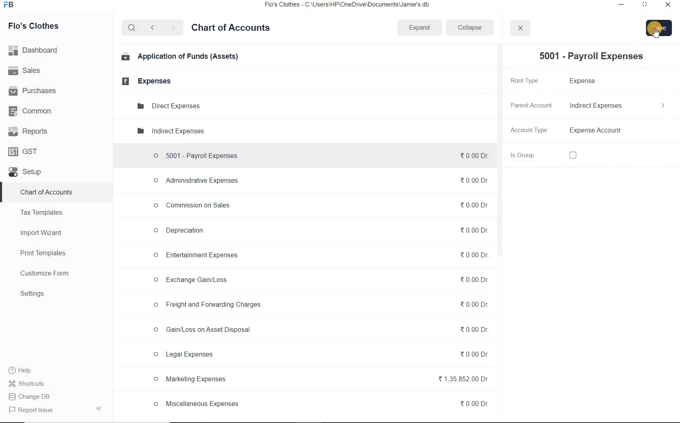 This screenshot has width=680, height=423. I want to click on Direct Expense, so click(168, 105).